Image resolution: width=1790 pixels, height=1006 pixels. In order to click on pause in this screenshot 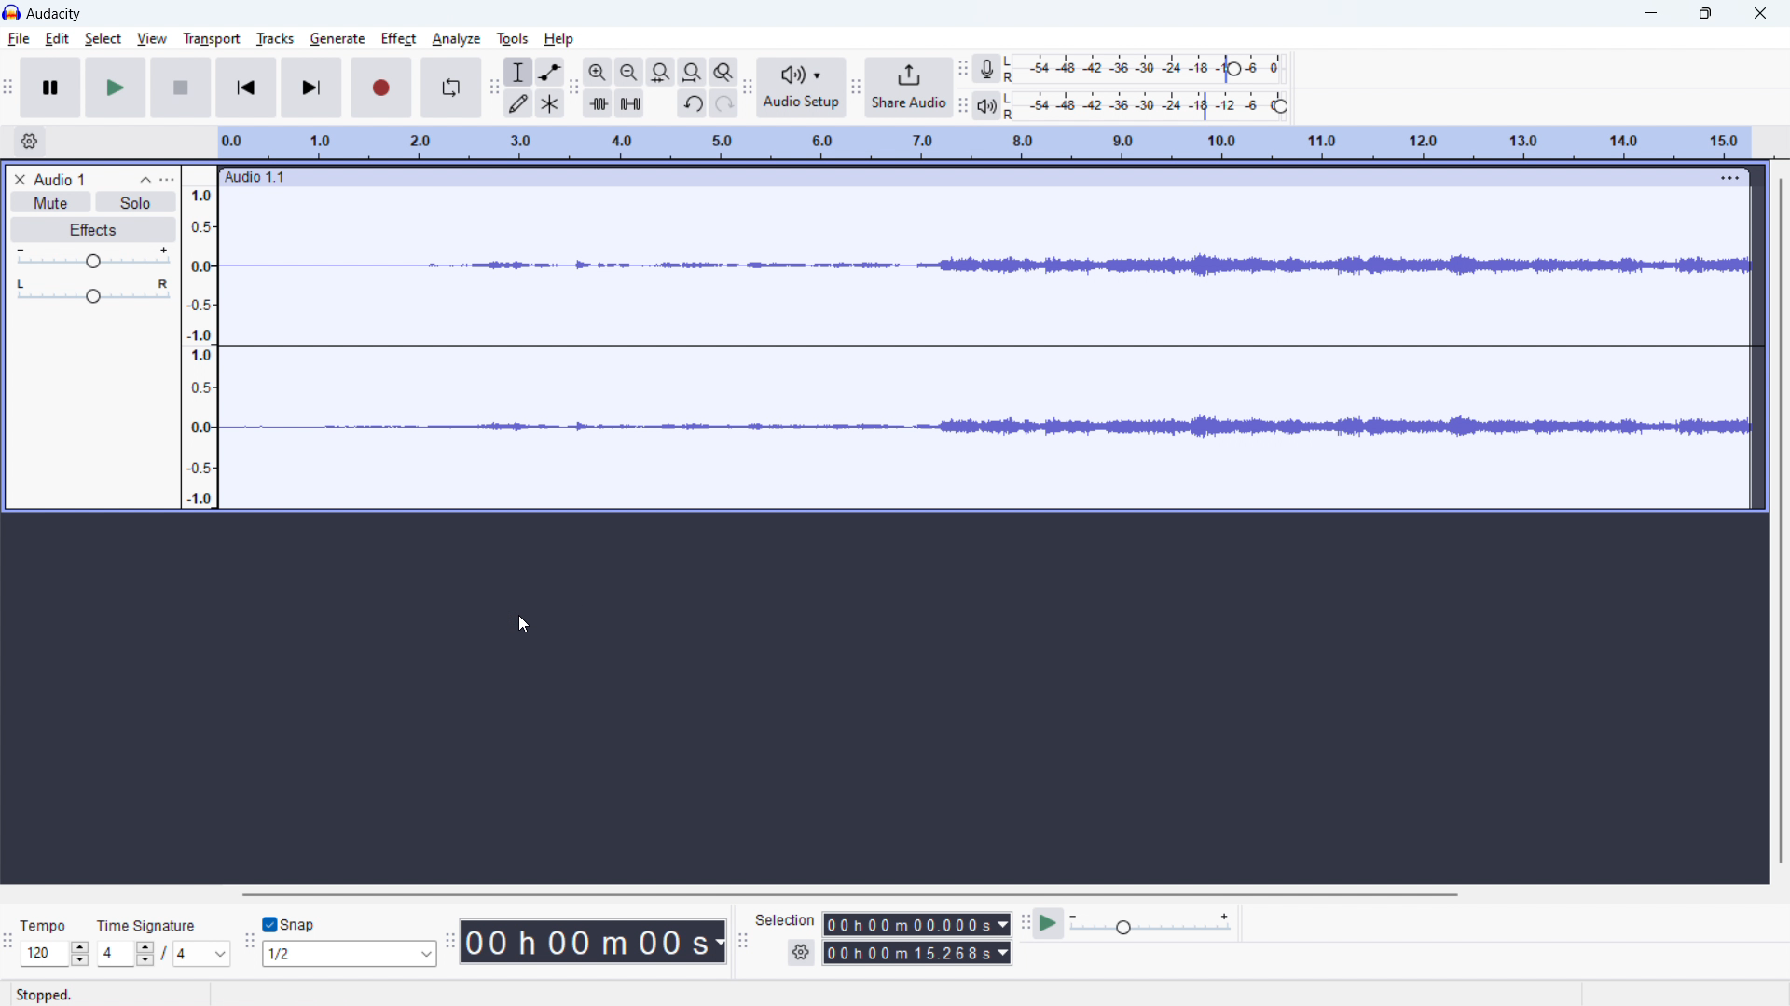, I will do `click(50, 87)`.